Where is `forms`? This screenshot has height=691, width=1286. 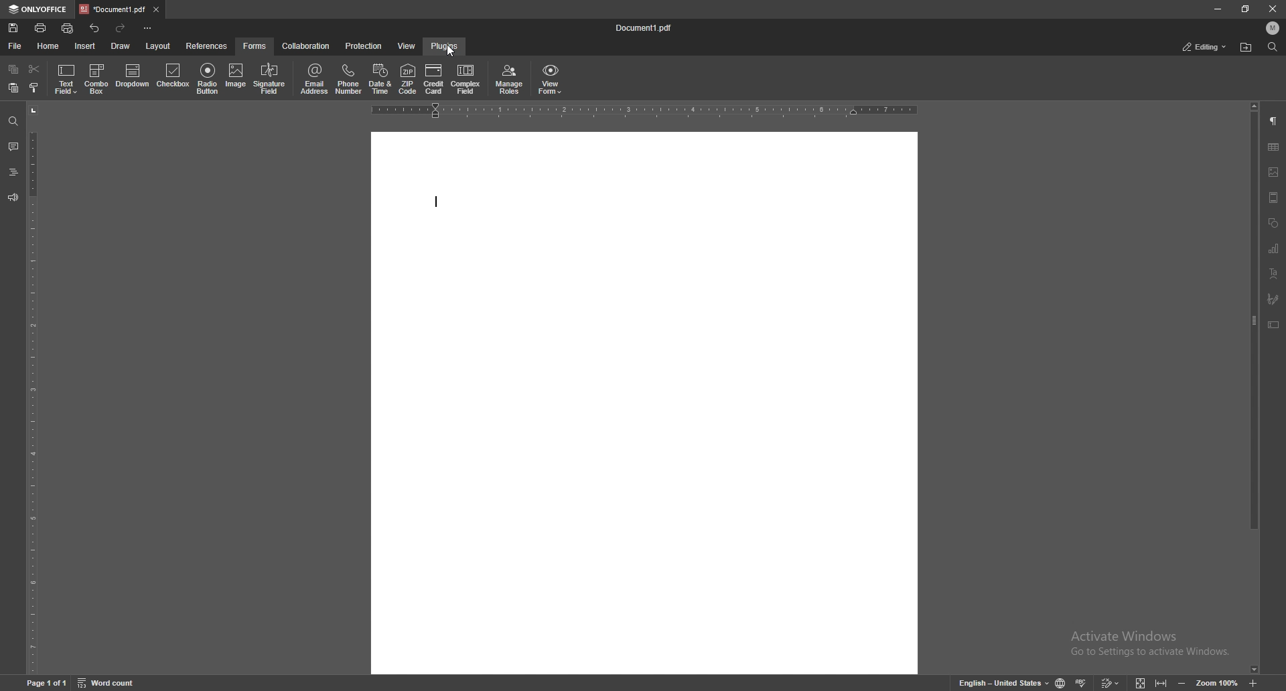 forms is located at coordinates (255, 46).